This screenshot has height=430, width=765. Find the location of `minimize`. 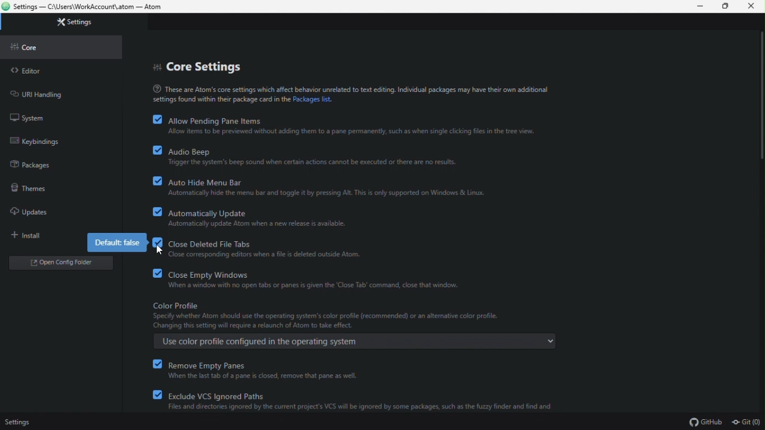

minimize is located at coordinates (699, 8).